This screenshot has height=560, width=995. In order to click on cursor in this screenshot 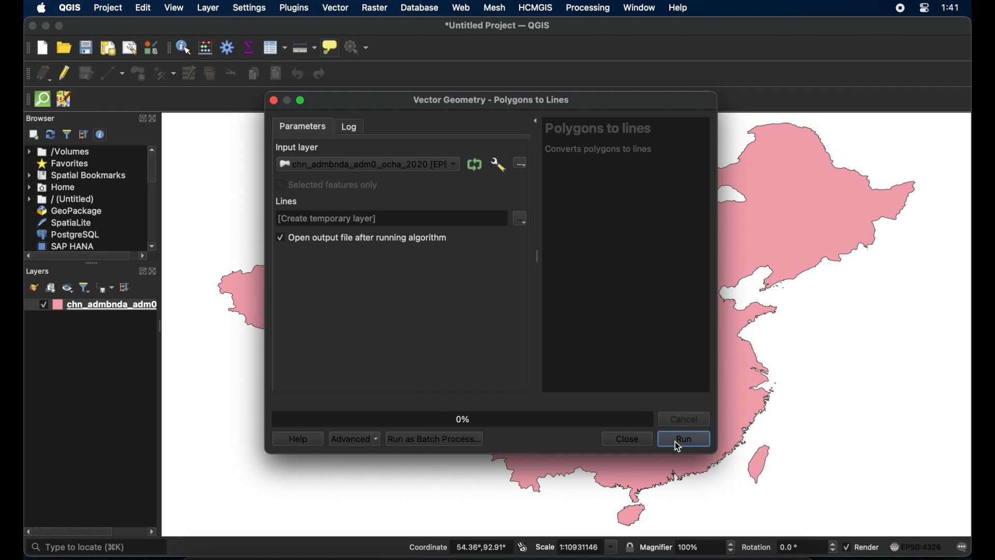, I will do `click(678, 447)`.